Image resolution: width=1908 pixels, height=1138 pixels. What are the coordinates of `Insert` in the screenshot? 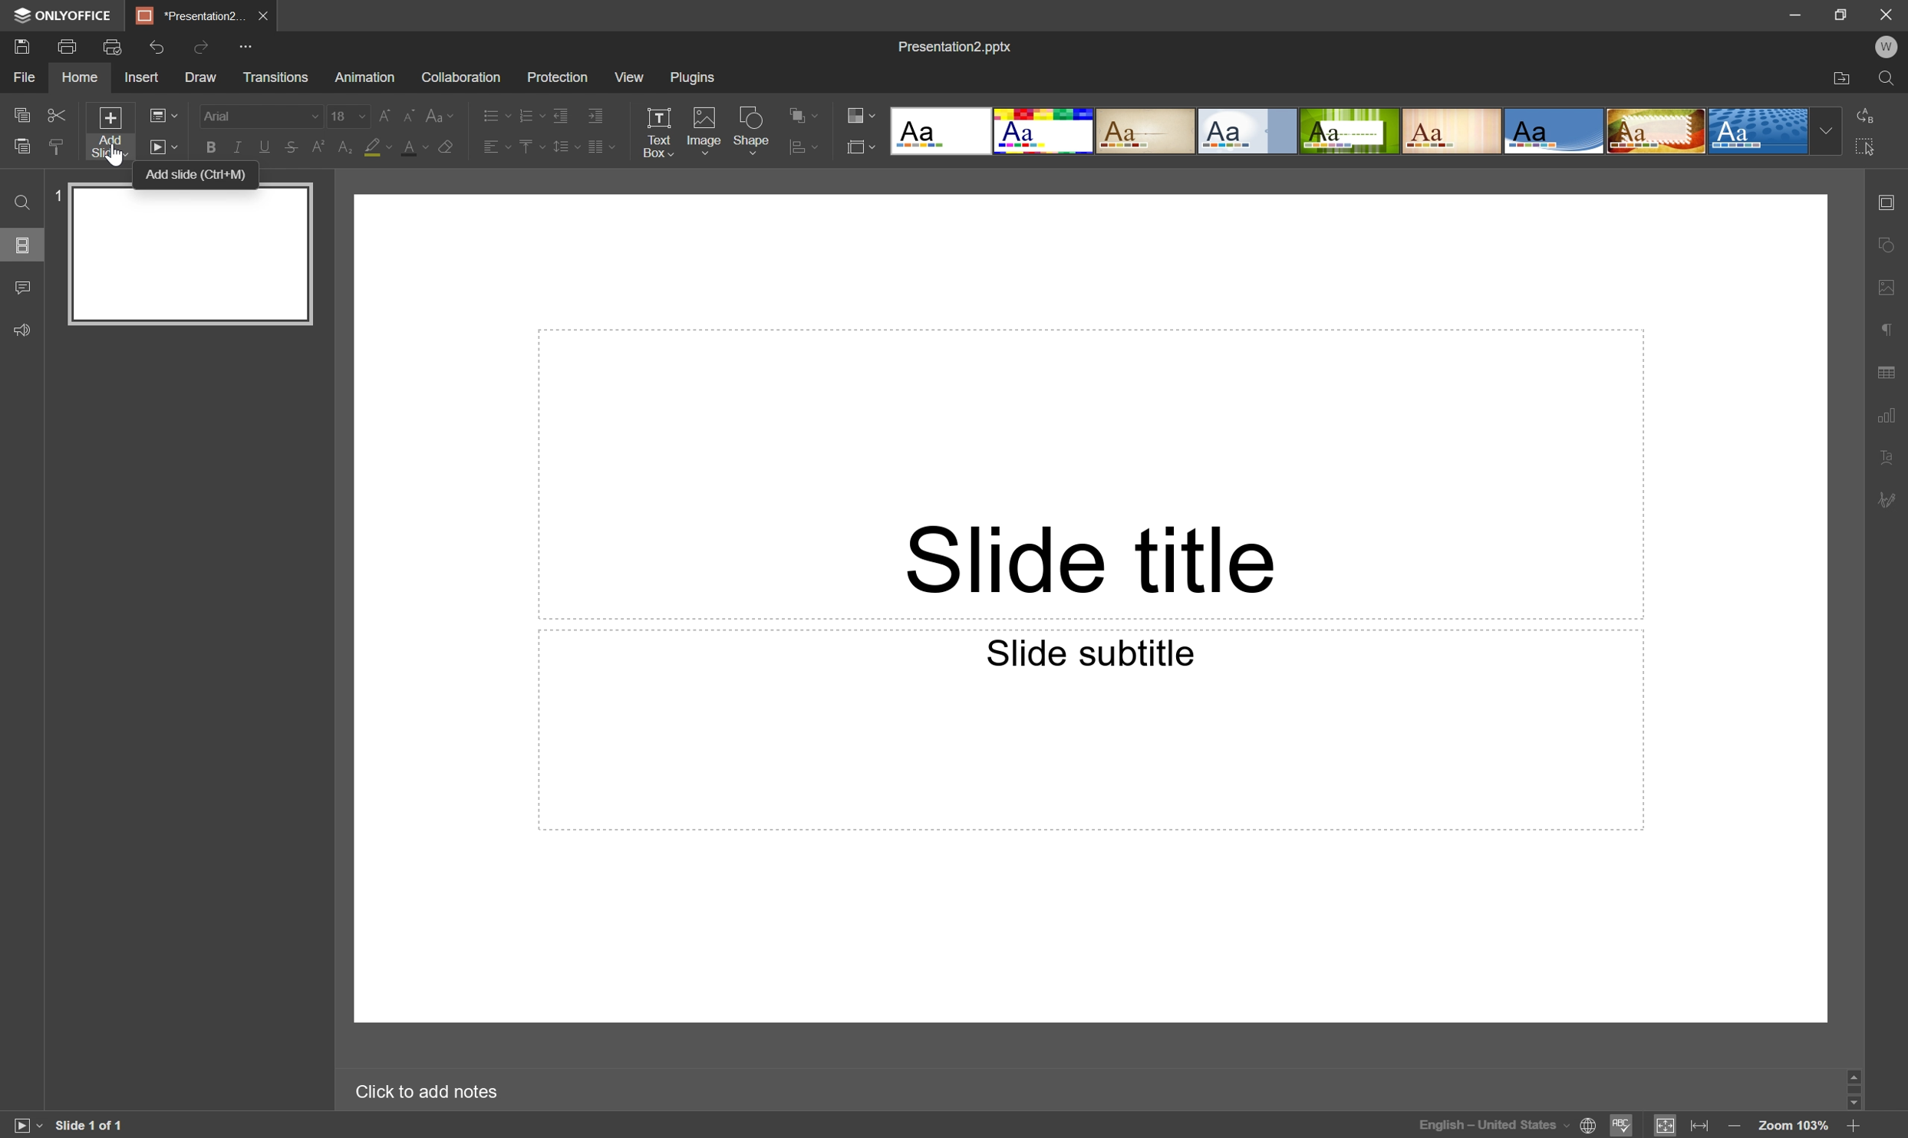 It's located at (140, 77).